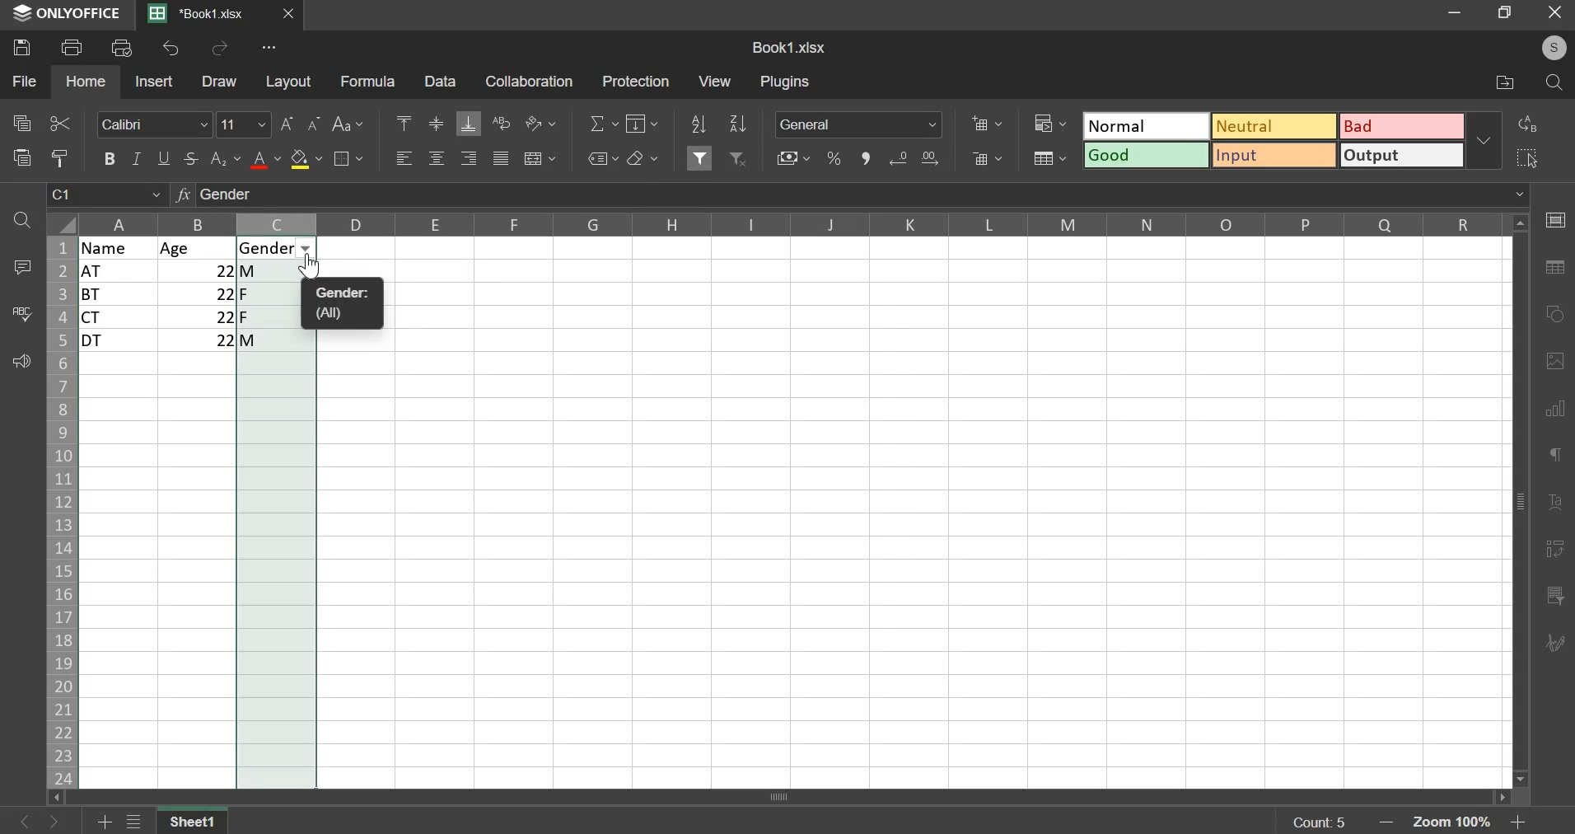 Image resolution: width=1575 pixels, height=834 pixels. I want to click on italic, so click(136, 158).